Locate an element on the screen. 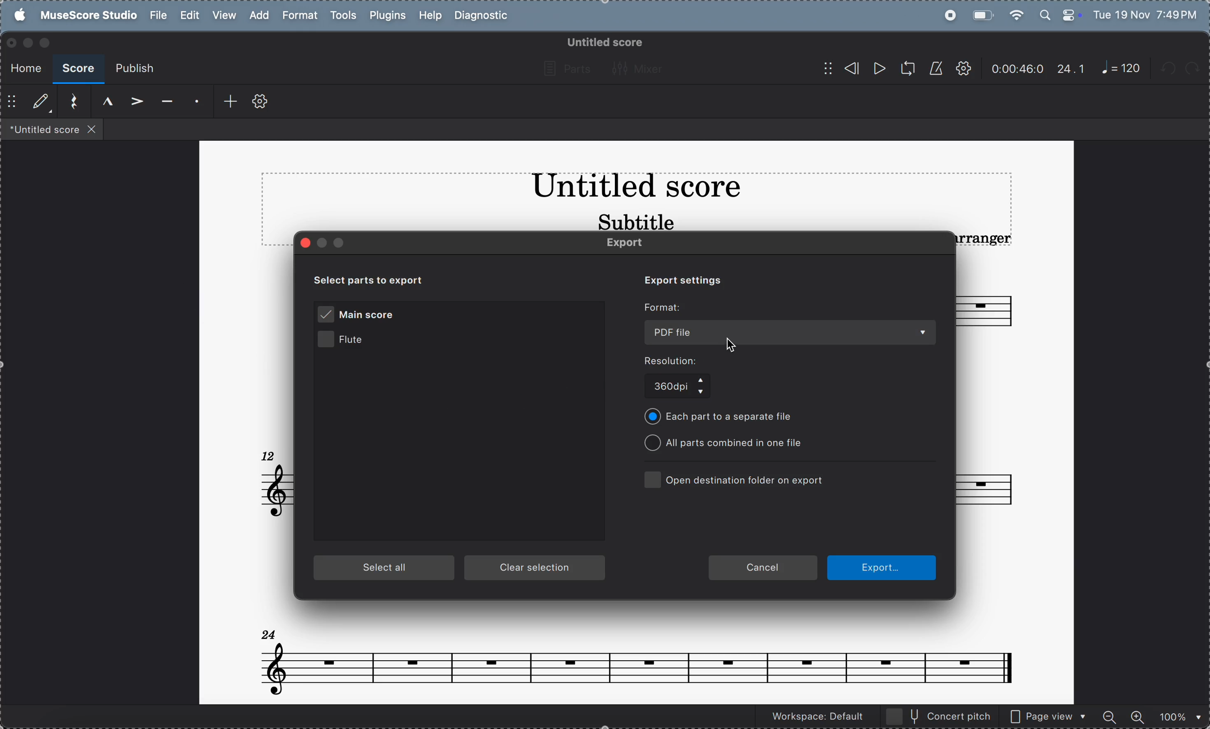  staccato is located at coordinates (194, 103).